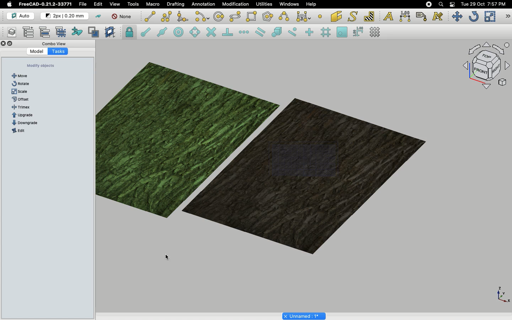  What do you see at coordinates (153, 4) in the screenshot?
I see `Macro` at bounding box center [153, 4].